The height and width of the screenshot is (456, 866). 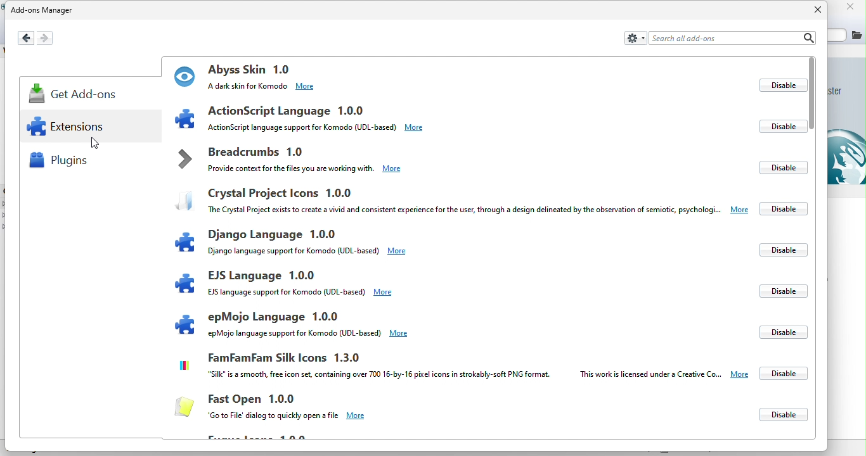 What do you see at coordinates (44, 11) in the screenshot?
I see `add ons manager` at bounding box center [44, 11].